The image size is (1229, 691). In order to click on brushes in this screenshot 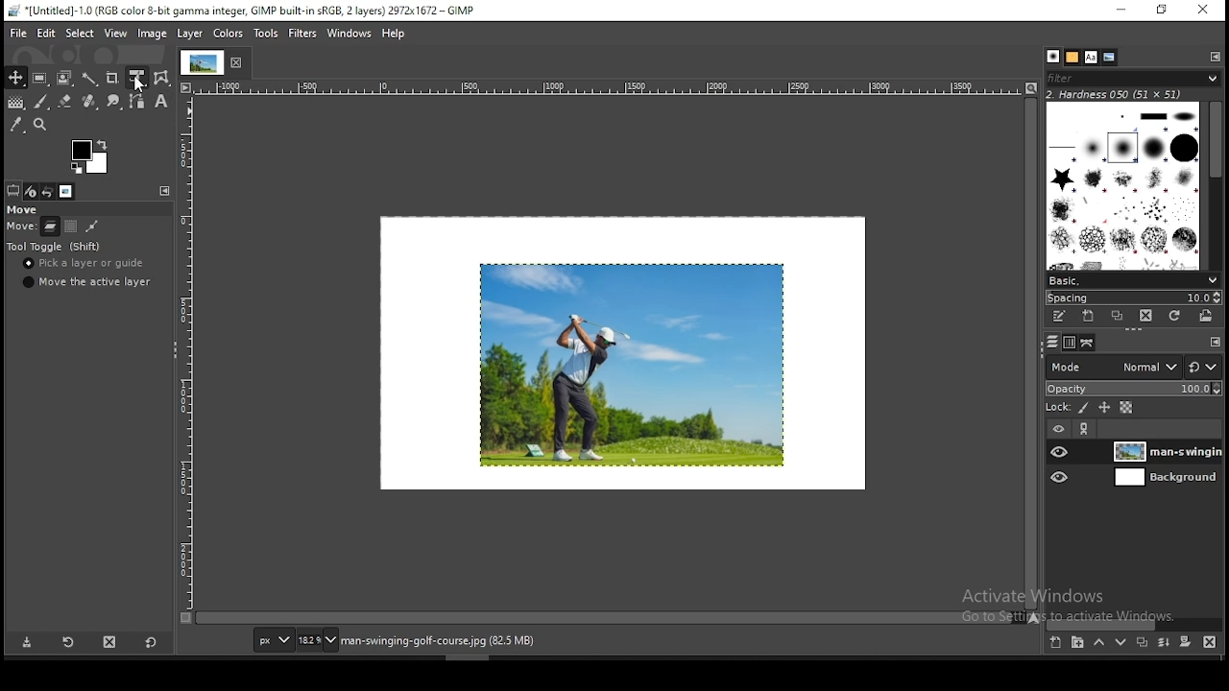, I will do `click(1123, 186)`.